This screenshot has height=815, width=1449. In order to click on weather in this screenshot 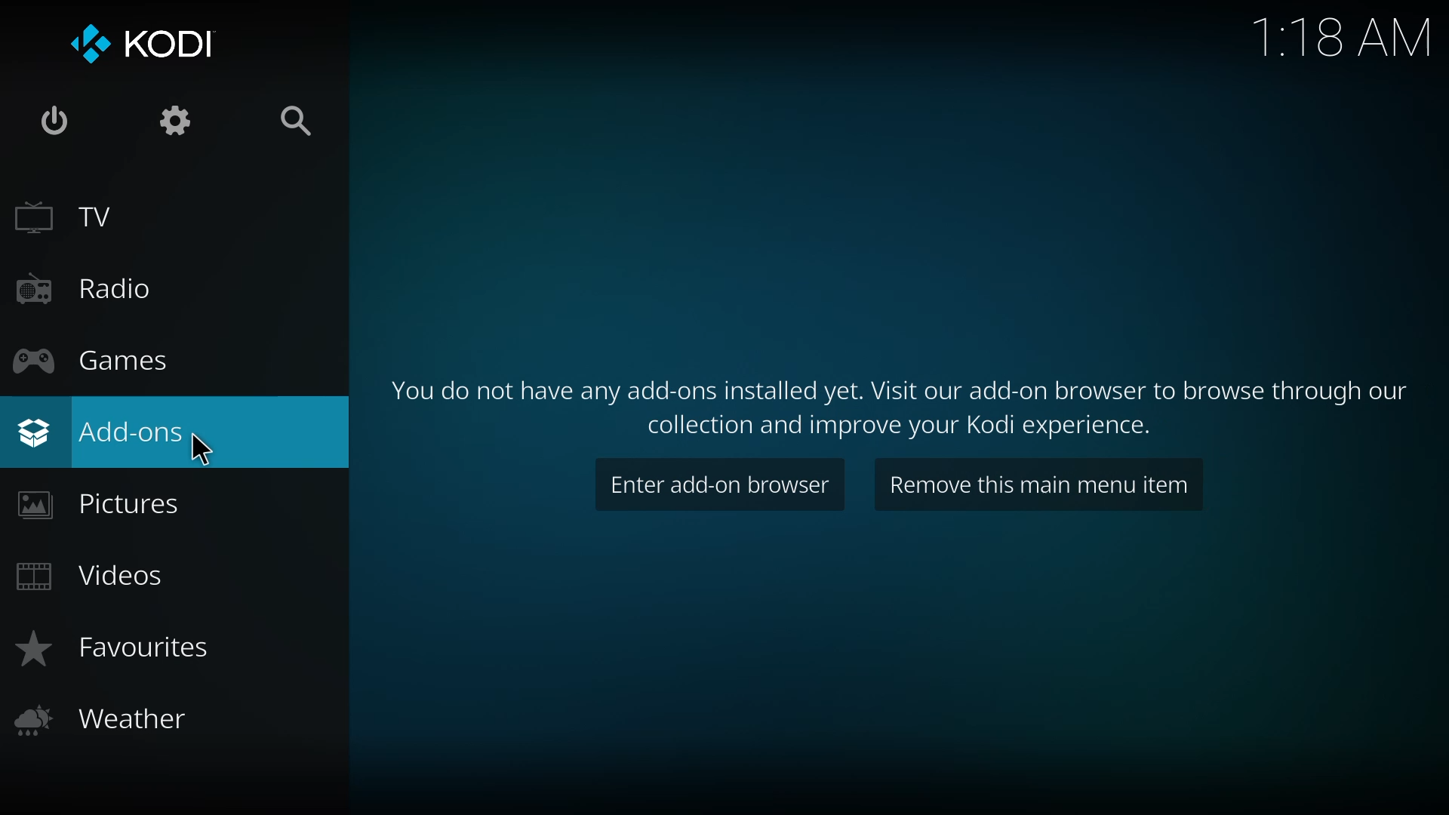, I will do `click(105, 719)`.